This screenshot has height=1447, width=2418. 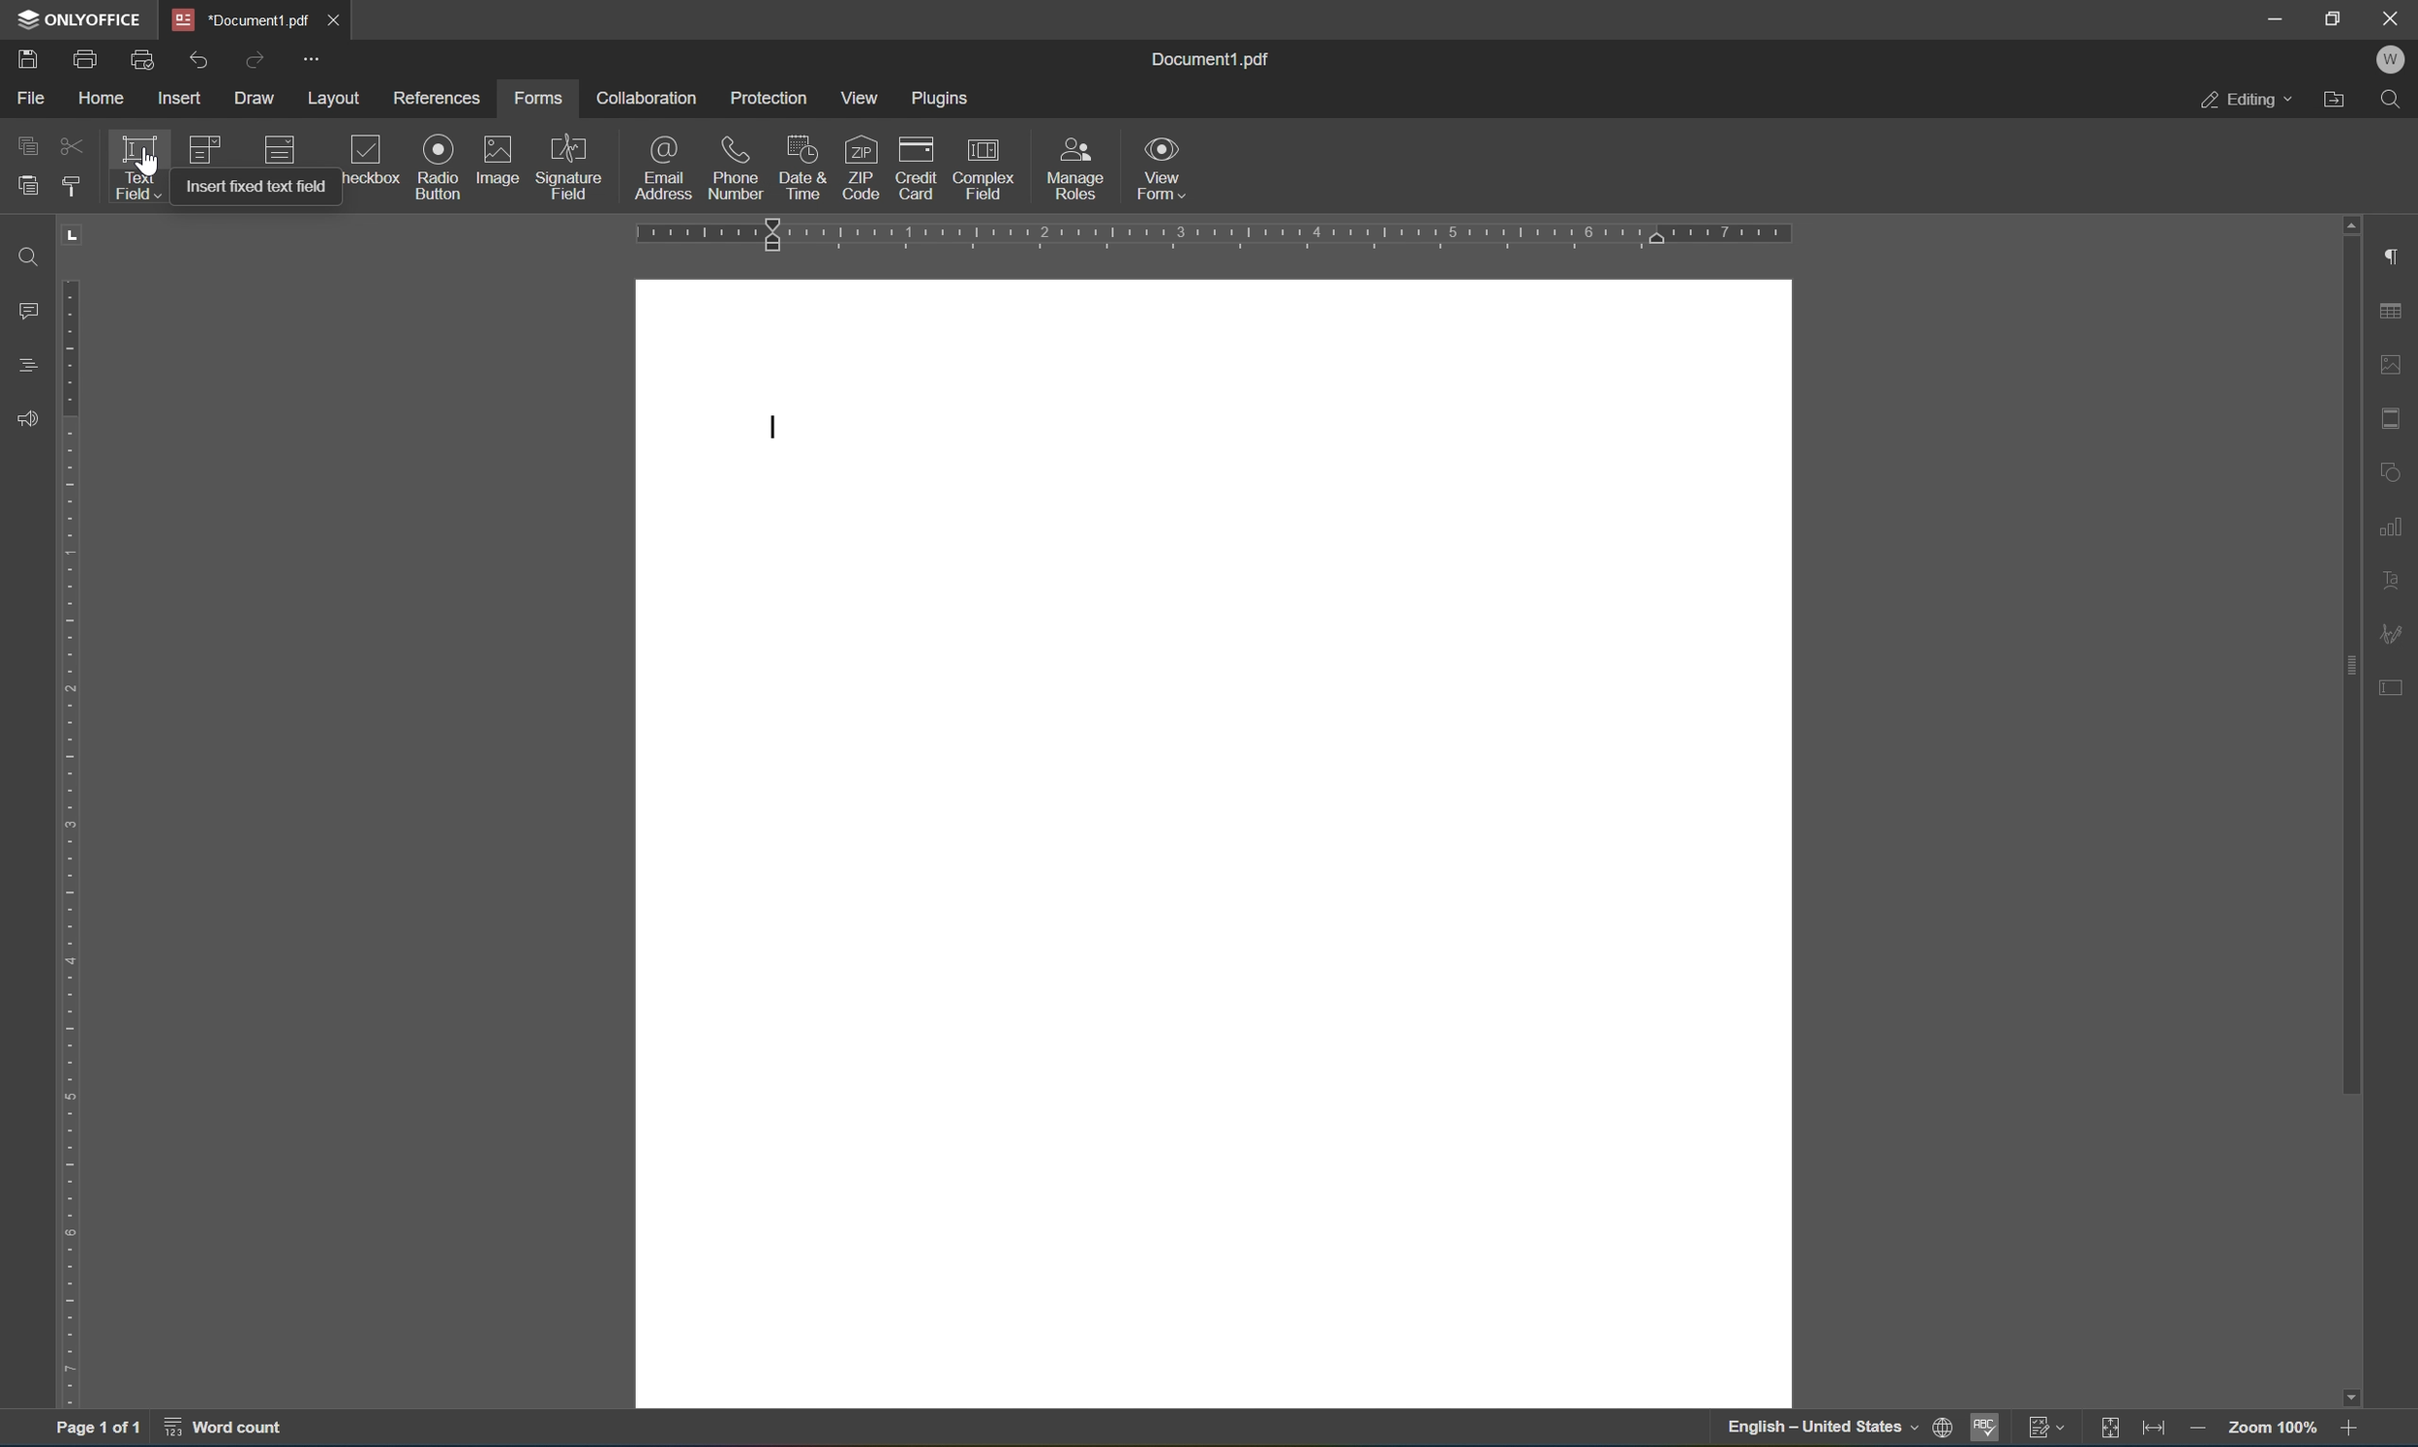 I want to click on table settings, so click(x=2394, y=314).